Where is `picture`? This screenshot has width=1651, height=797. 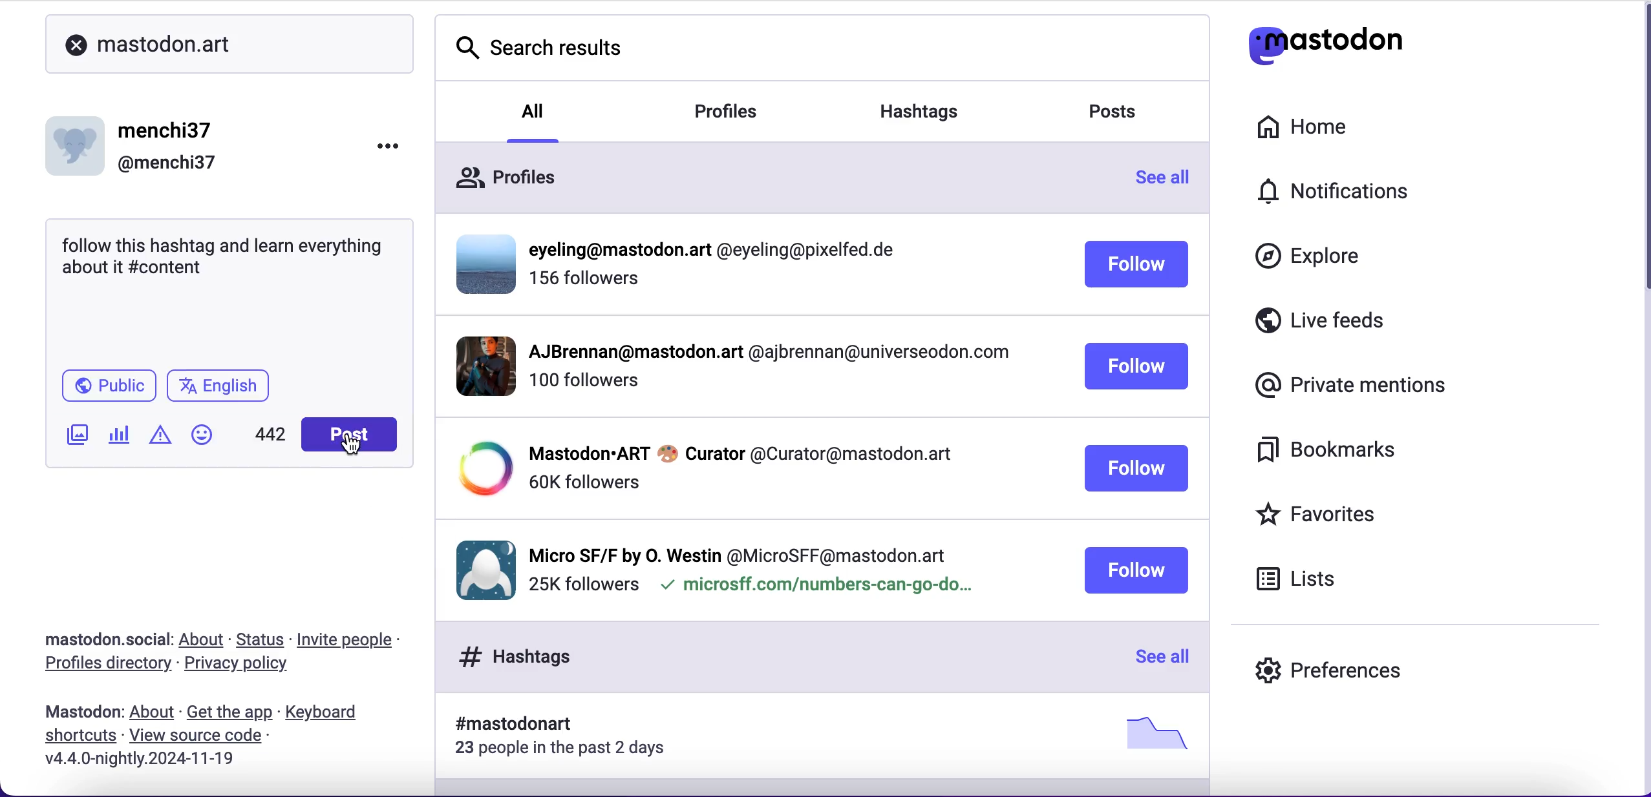
picture is located at coordinates (1151, 732).